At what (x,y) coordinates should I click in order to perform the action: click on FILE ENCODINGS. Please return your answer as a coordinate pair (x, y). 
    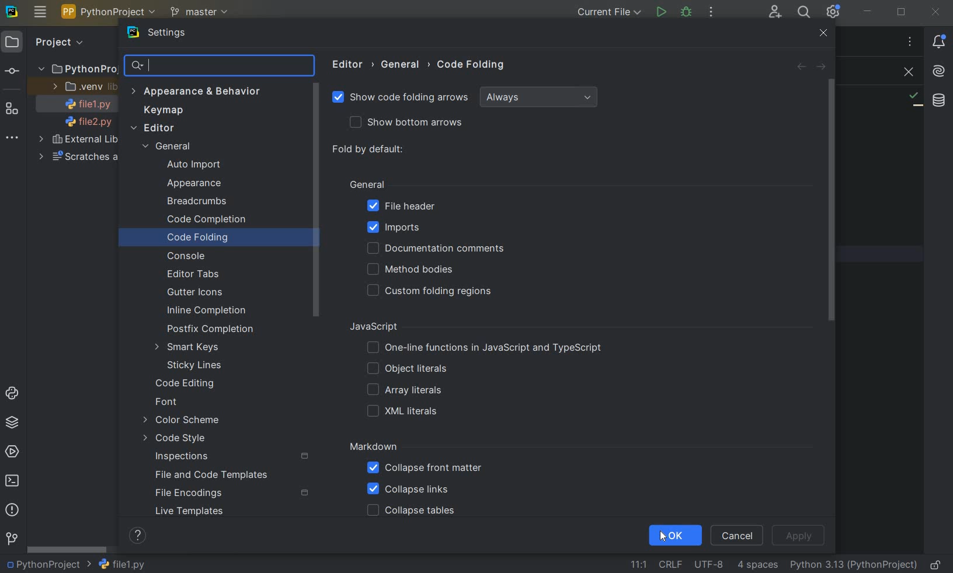
    Looking at the image, I should click on (231, 493).